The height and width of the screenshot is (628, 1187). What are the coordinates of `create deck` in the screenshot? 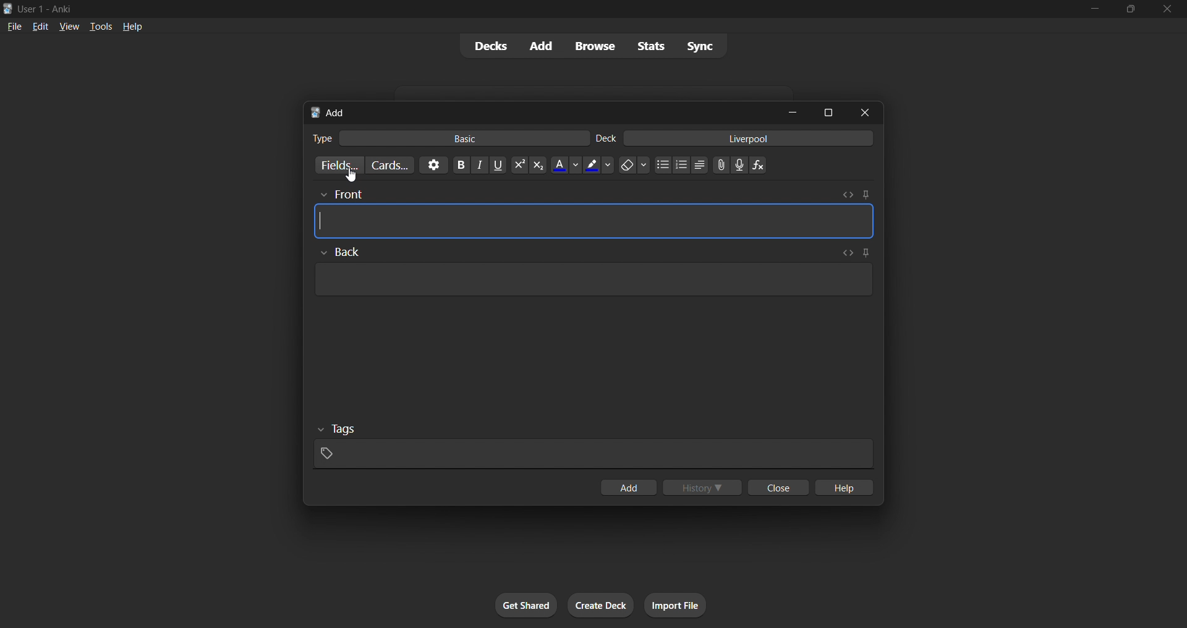 It's located at (601, 605).